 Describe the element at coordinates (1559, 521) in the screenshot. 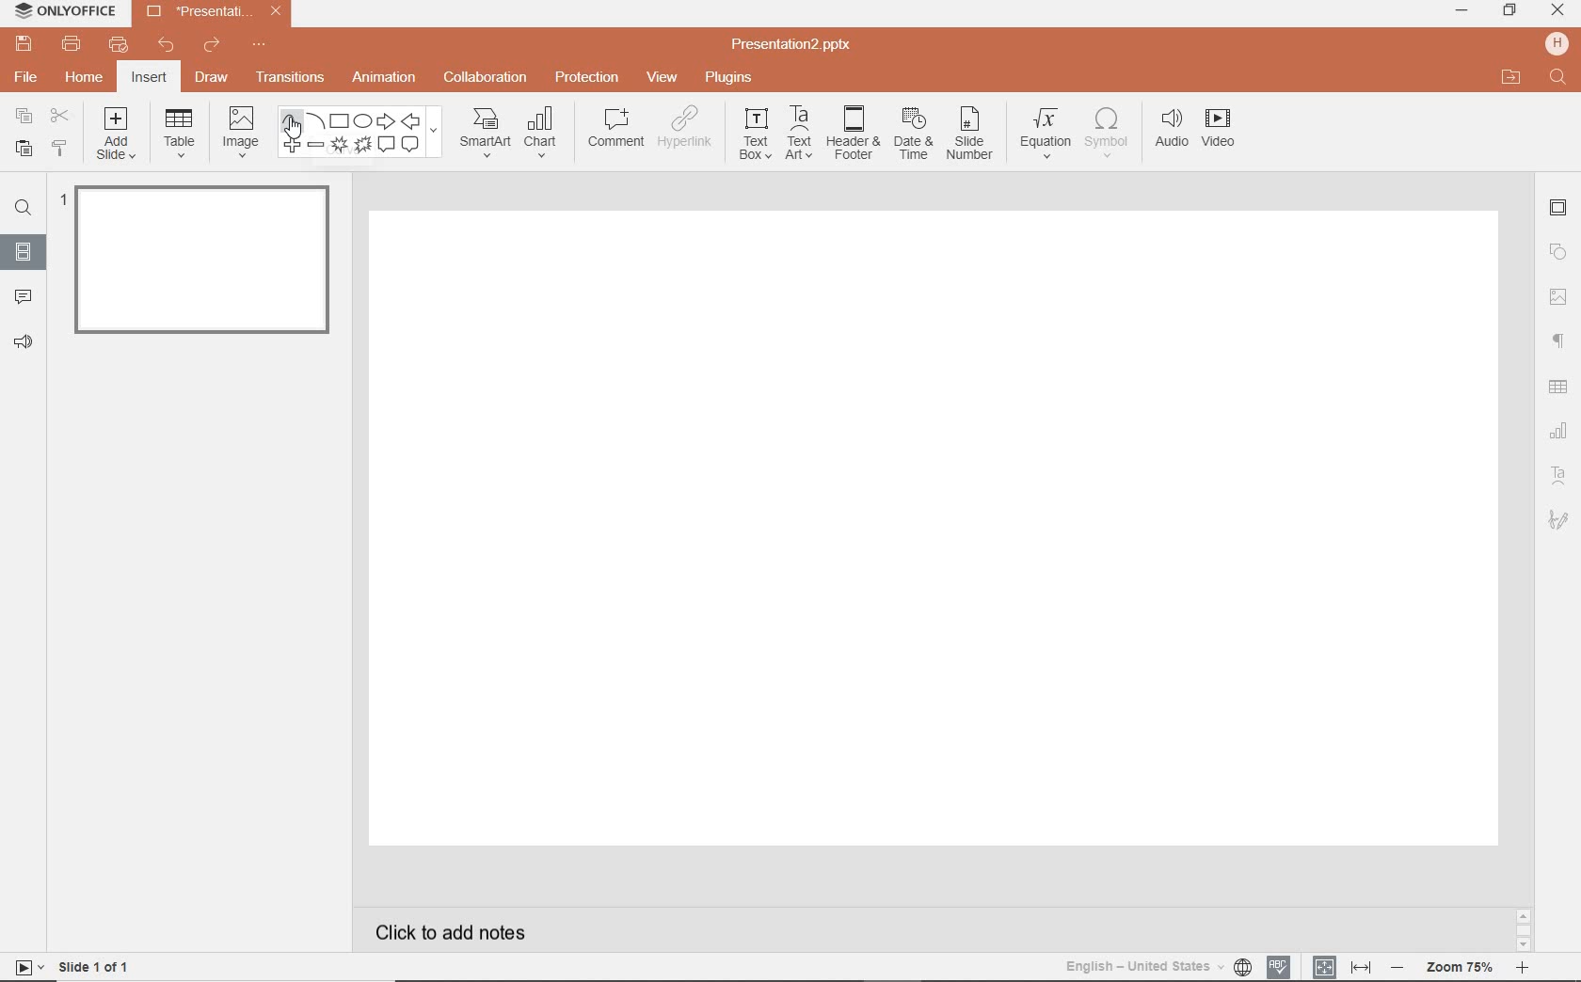

I see `SIGNATURE` at that location.